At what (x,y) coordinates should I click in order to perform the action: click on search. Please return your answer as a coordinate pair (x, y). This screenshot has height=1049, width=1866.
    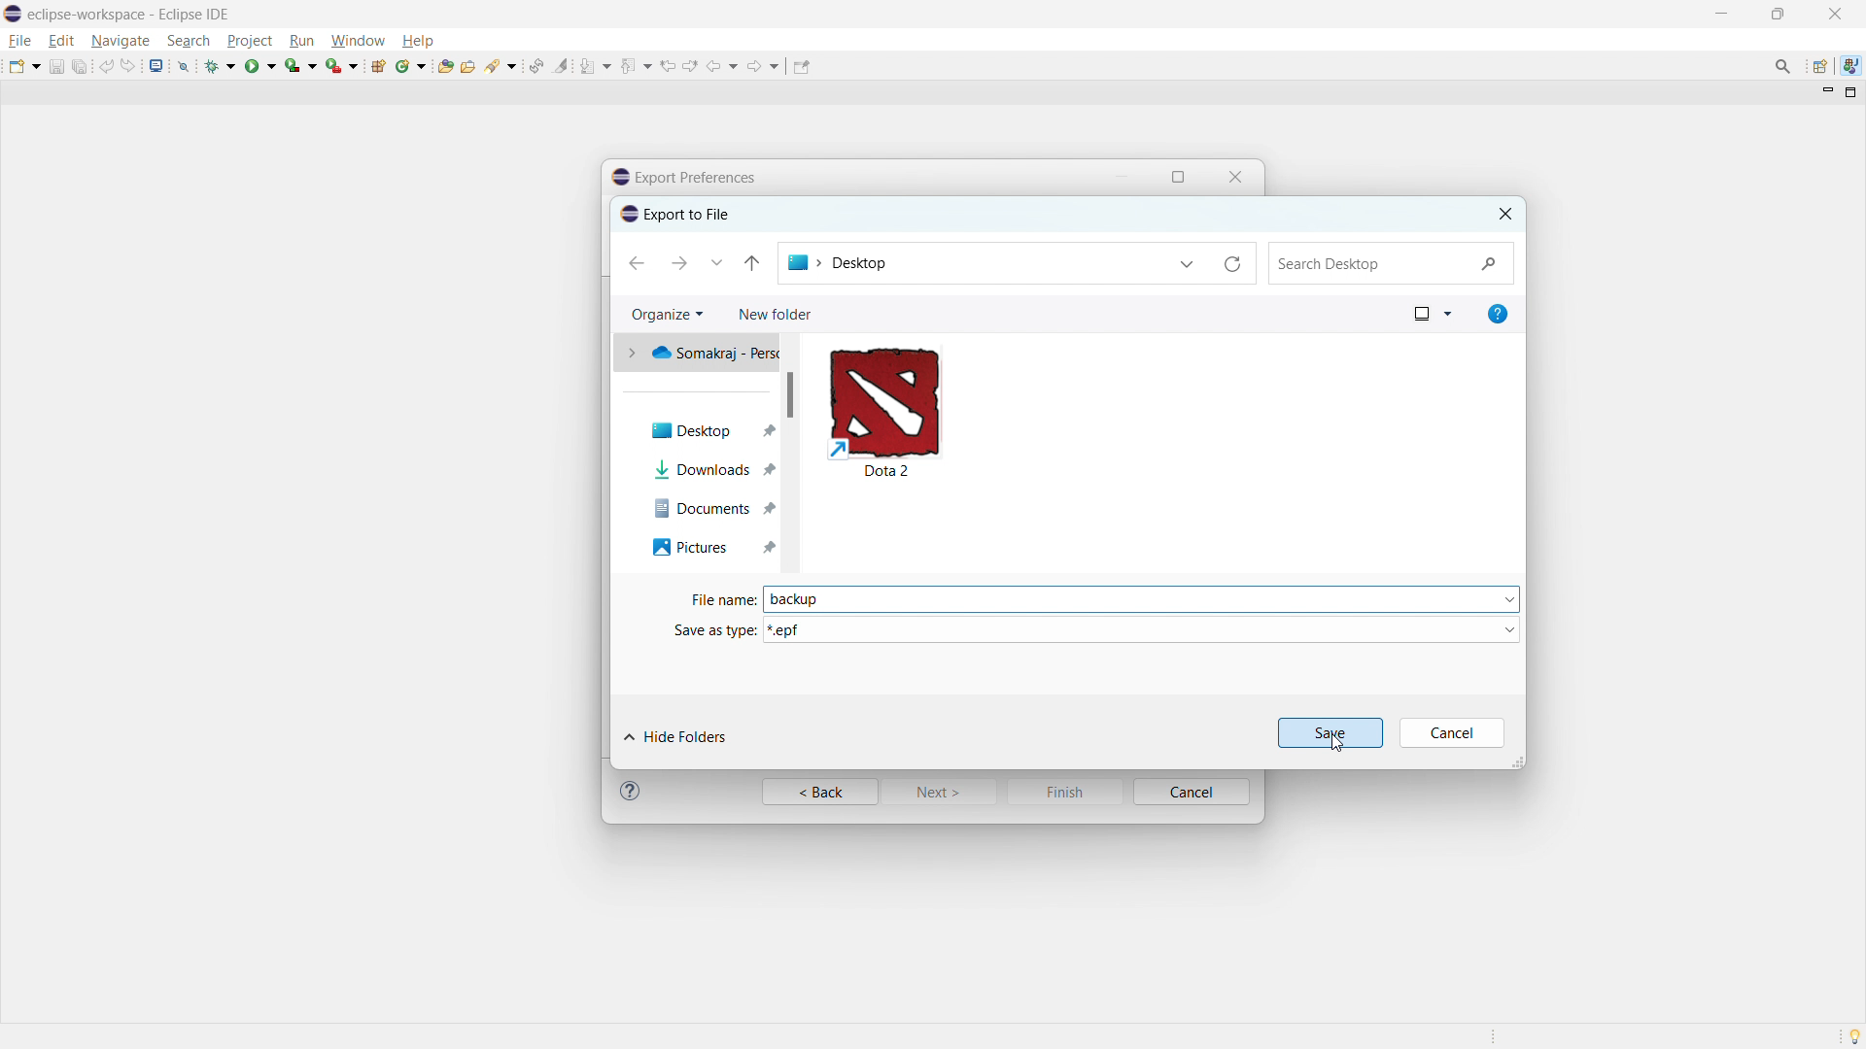
    Looking at the image, I should click on (189, 41).